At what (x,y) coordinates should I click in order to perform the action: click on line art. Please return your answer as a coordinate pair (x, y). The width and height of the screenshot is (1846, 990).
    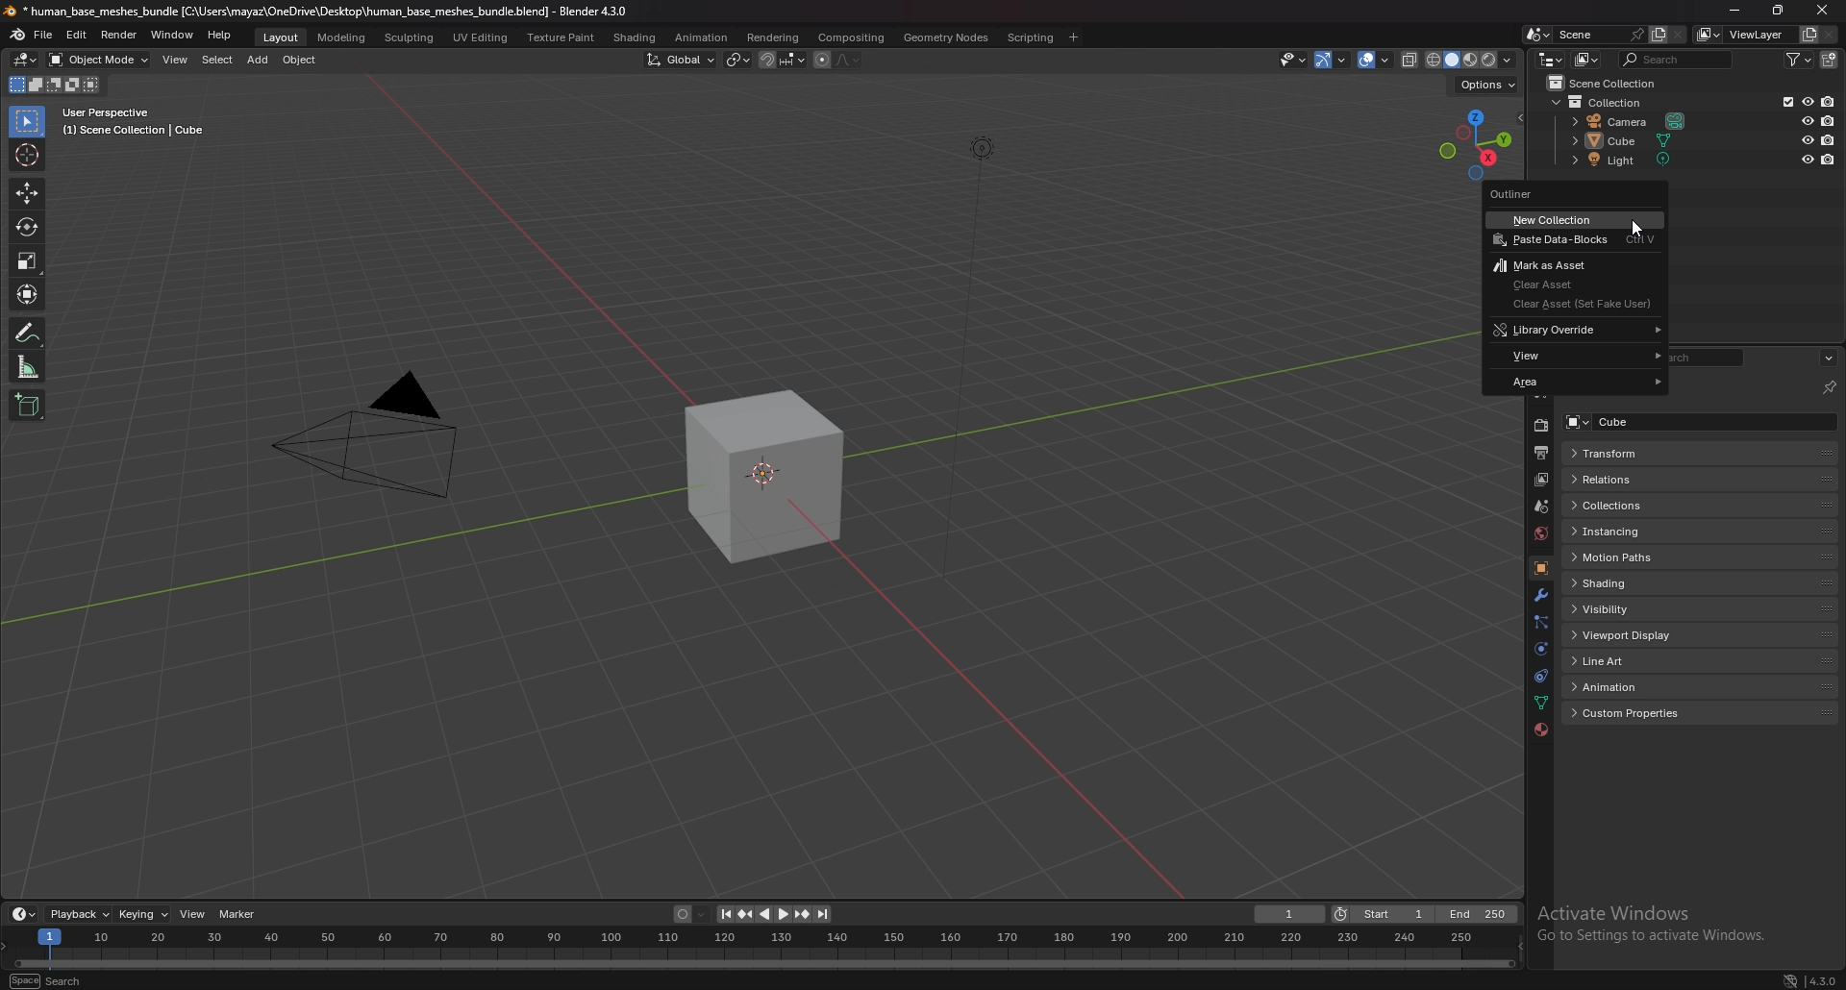
    Looking at the image, I should click on (1634, 662).